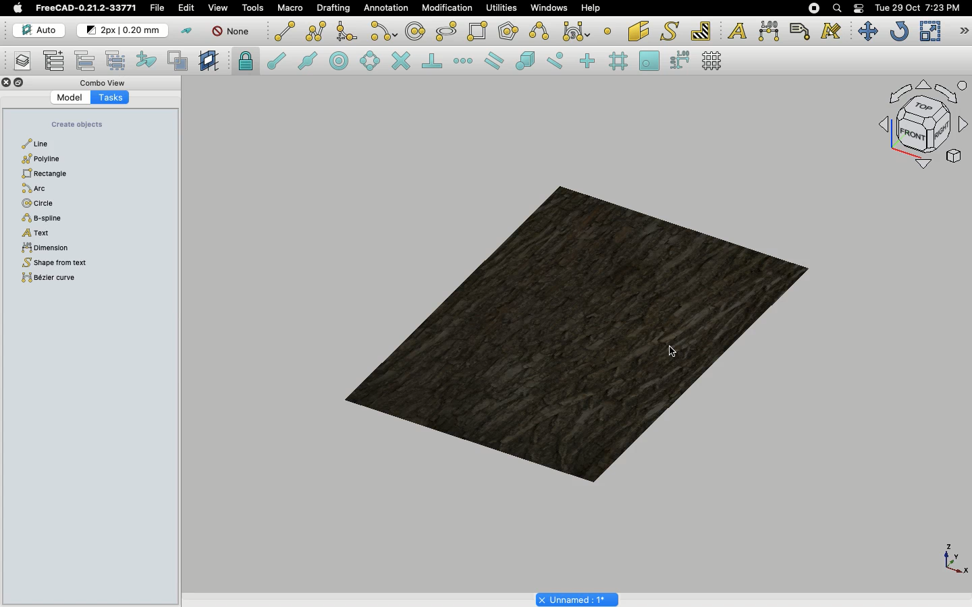 This screenshot has width=972, height=607. Describe the element at coordinates (918, 8) in the screenshot. I see `Date/time` at that location.